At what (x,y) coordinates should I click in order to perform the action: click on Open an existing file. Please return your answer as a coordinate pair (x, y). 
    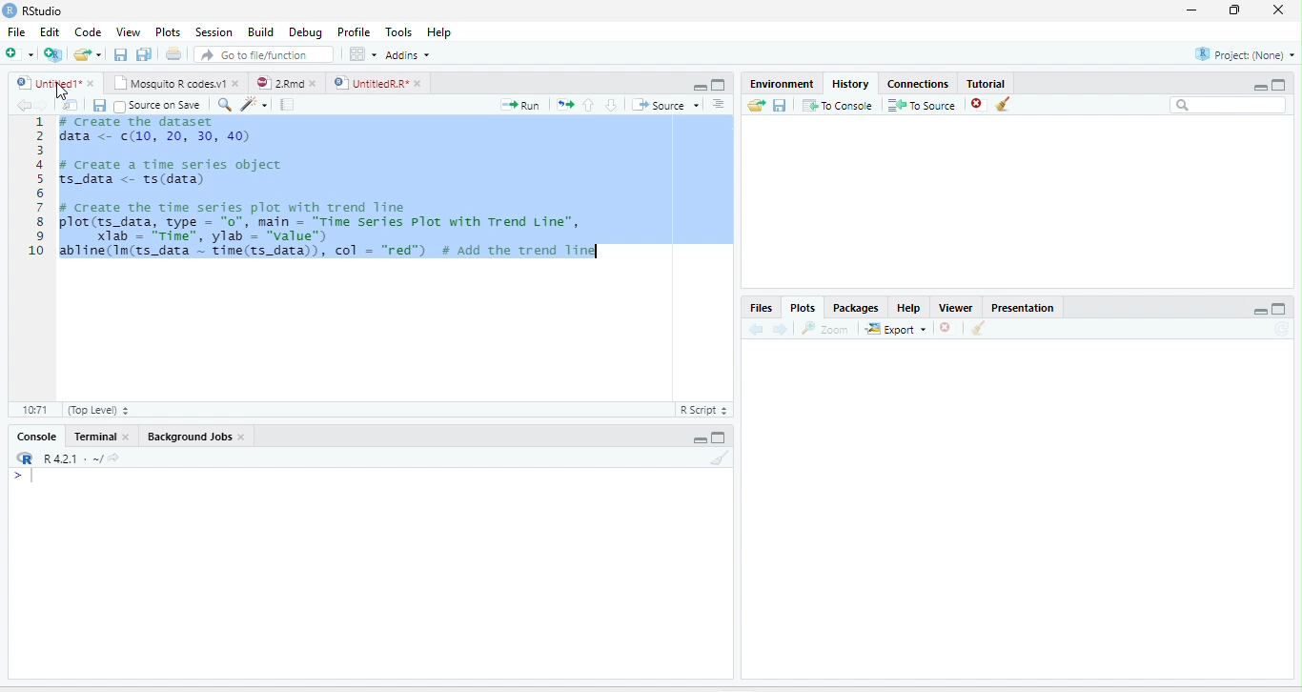
    Looking at the image, I should click on (82, 53).